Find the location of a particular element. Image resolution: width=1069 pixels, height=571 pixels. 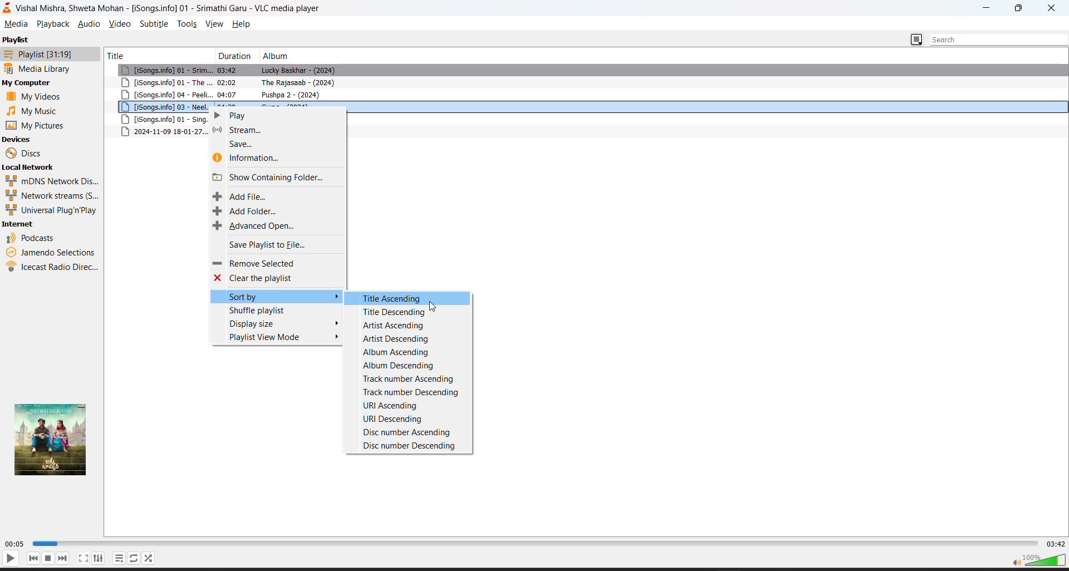

mdns network is located at coordinates (52, 181).